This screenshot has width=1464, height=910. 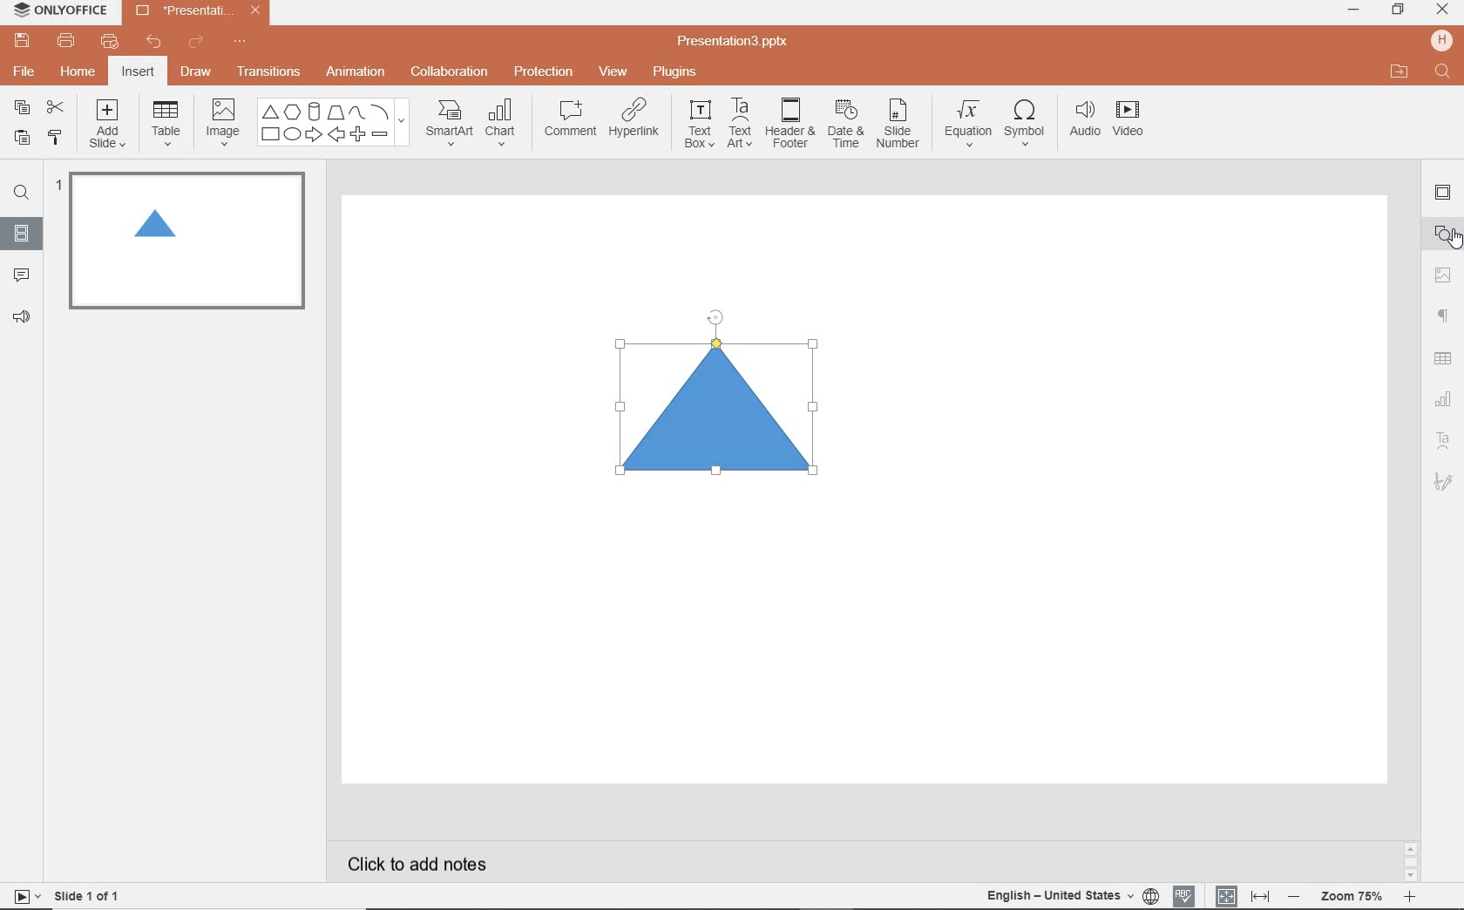 What do you see at coordinates (57, 138) in the screenshot?
I see `COPY STYLE` at bounding box center [57, 138].